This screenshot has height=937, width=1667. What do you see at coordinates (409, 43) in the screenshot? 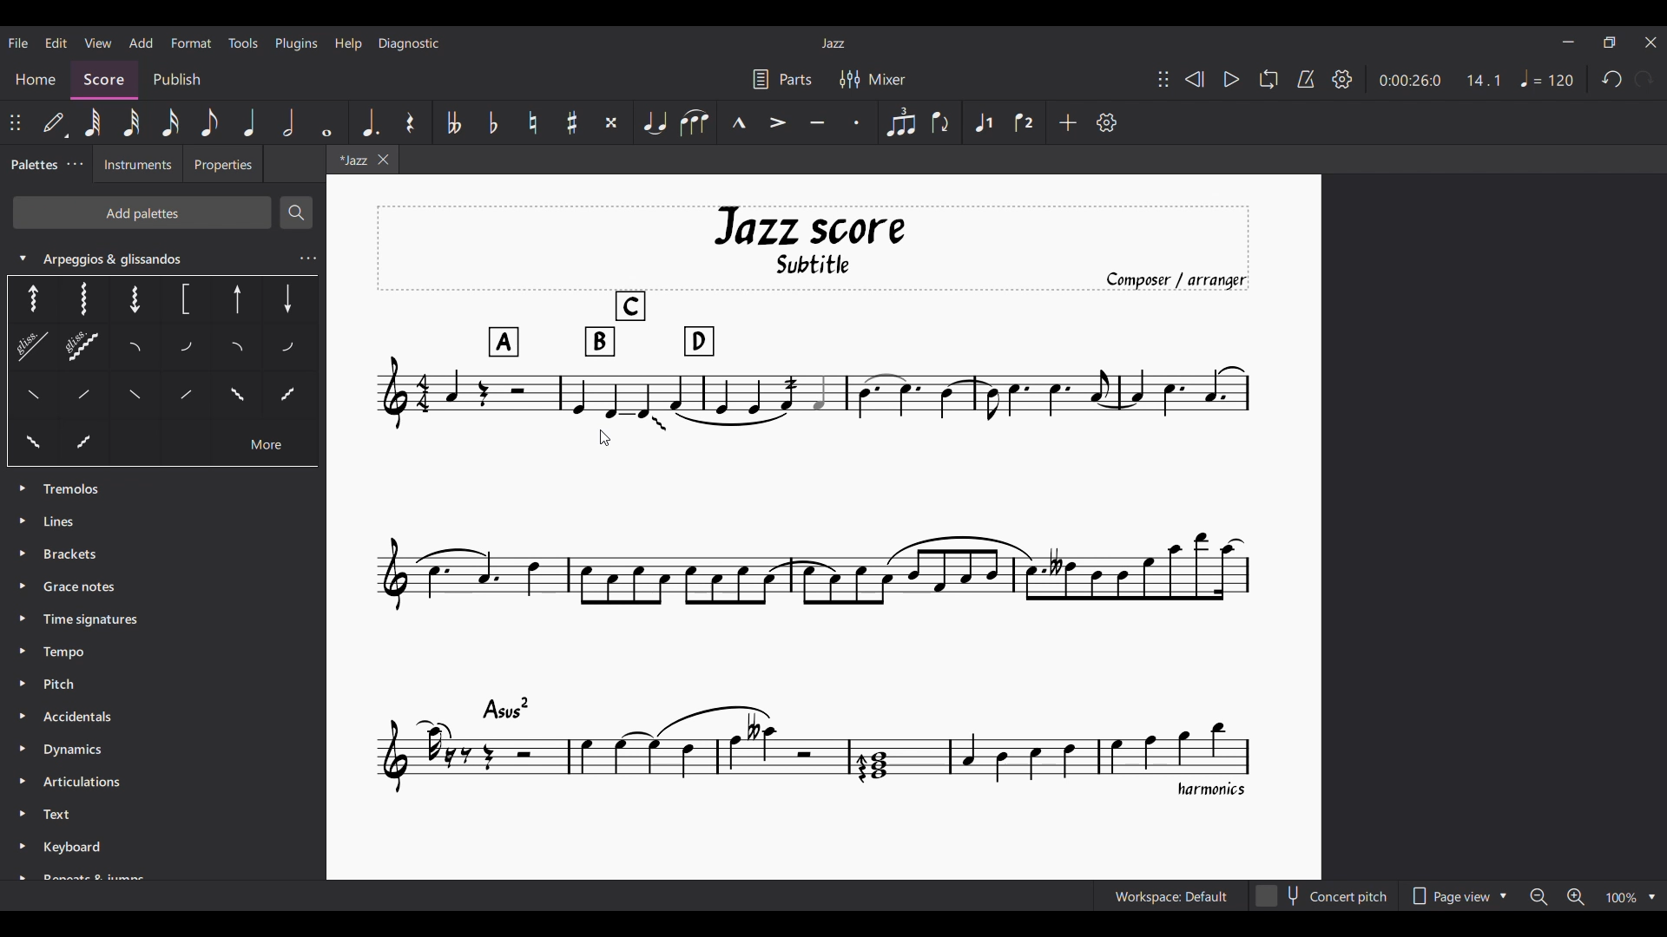
I see `Diagnostic menu` at bounding box center [409, 43].